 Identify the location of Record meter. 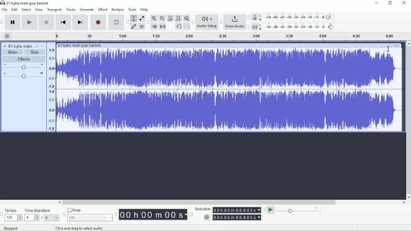
(292, 17).